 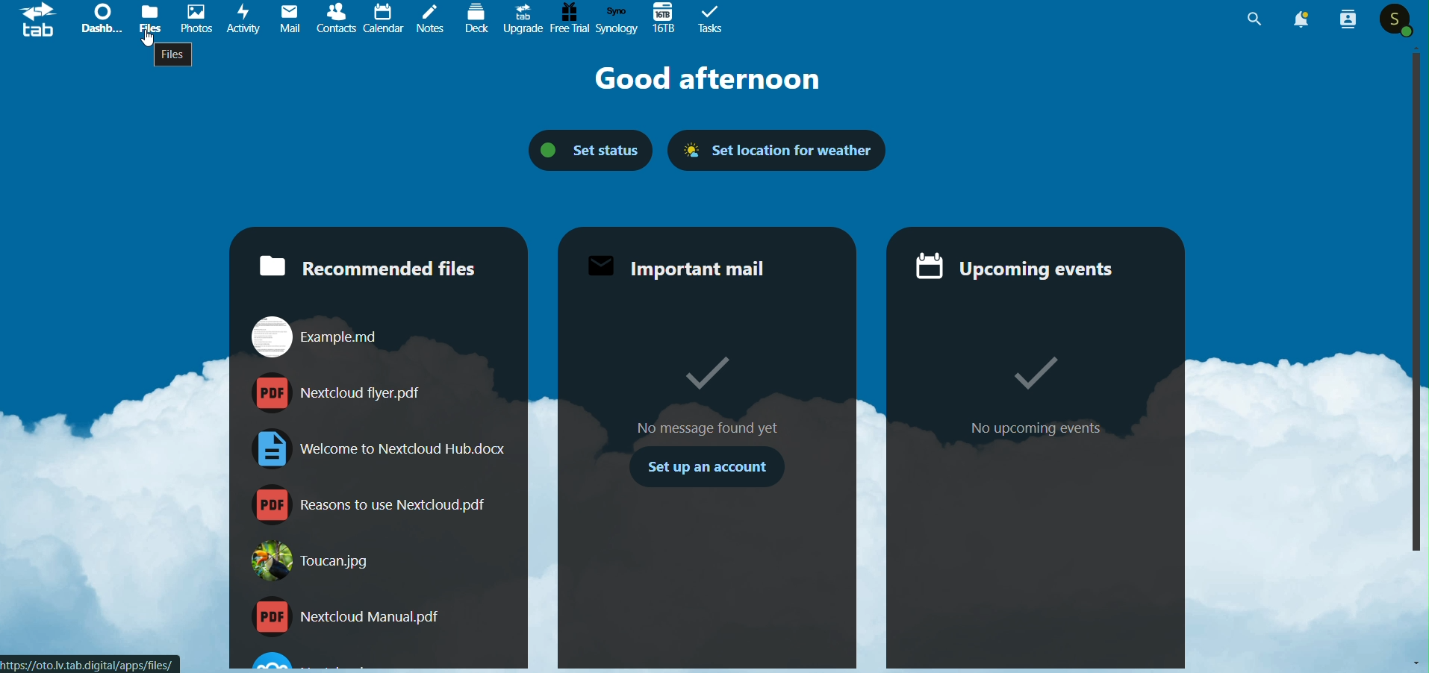 I want to click on Welcome to Nextcloud Hub.docx, so click(x=383, y=450).